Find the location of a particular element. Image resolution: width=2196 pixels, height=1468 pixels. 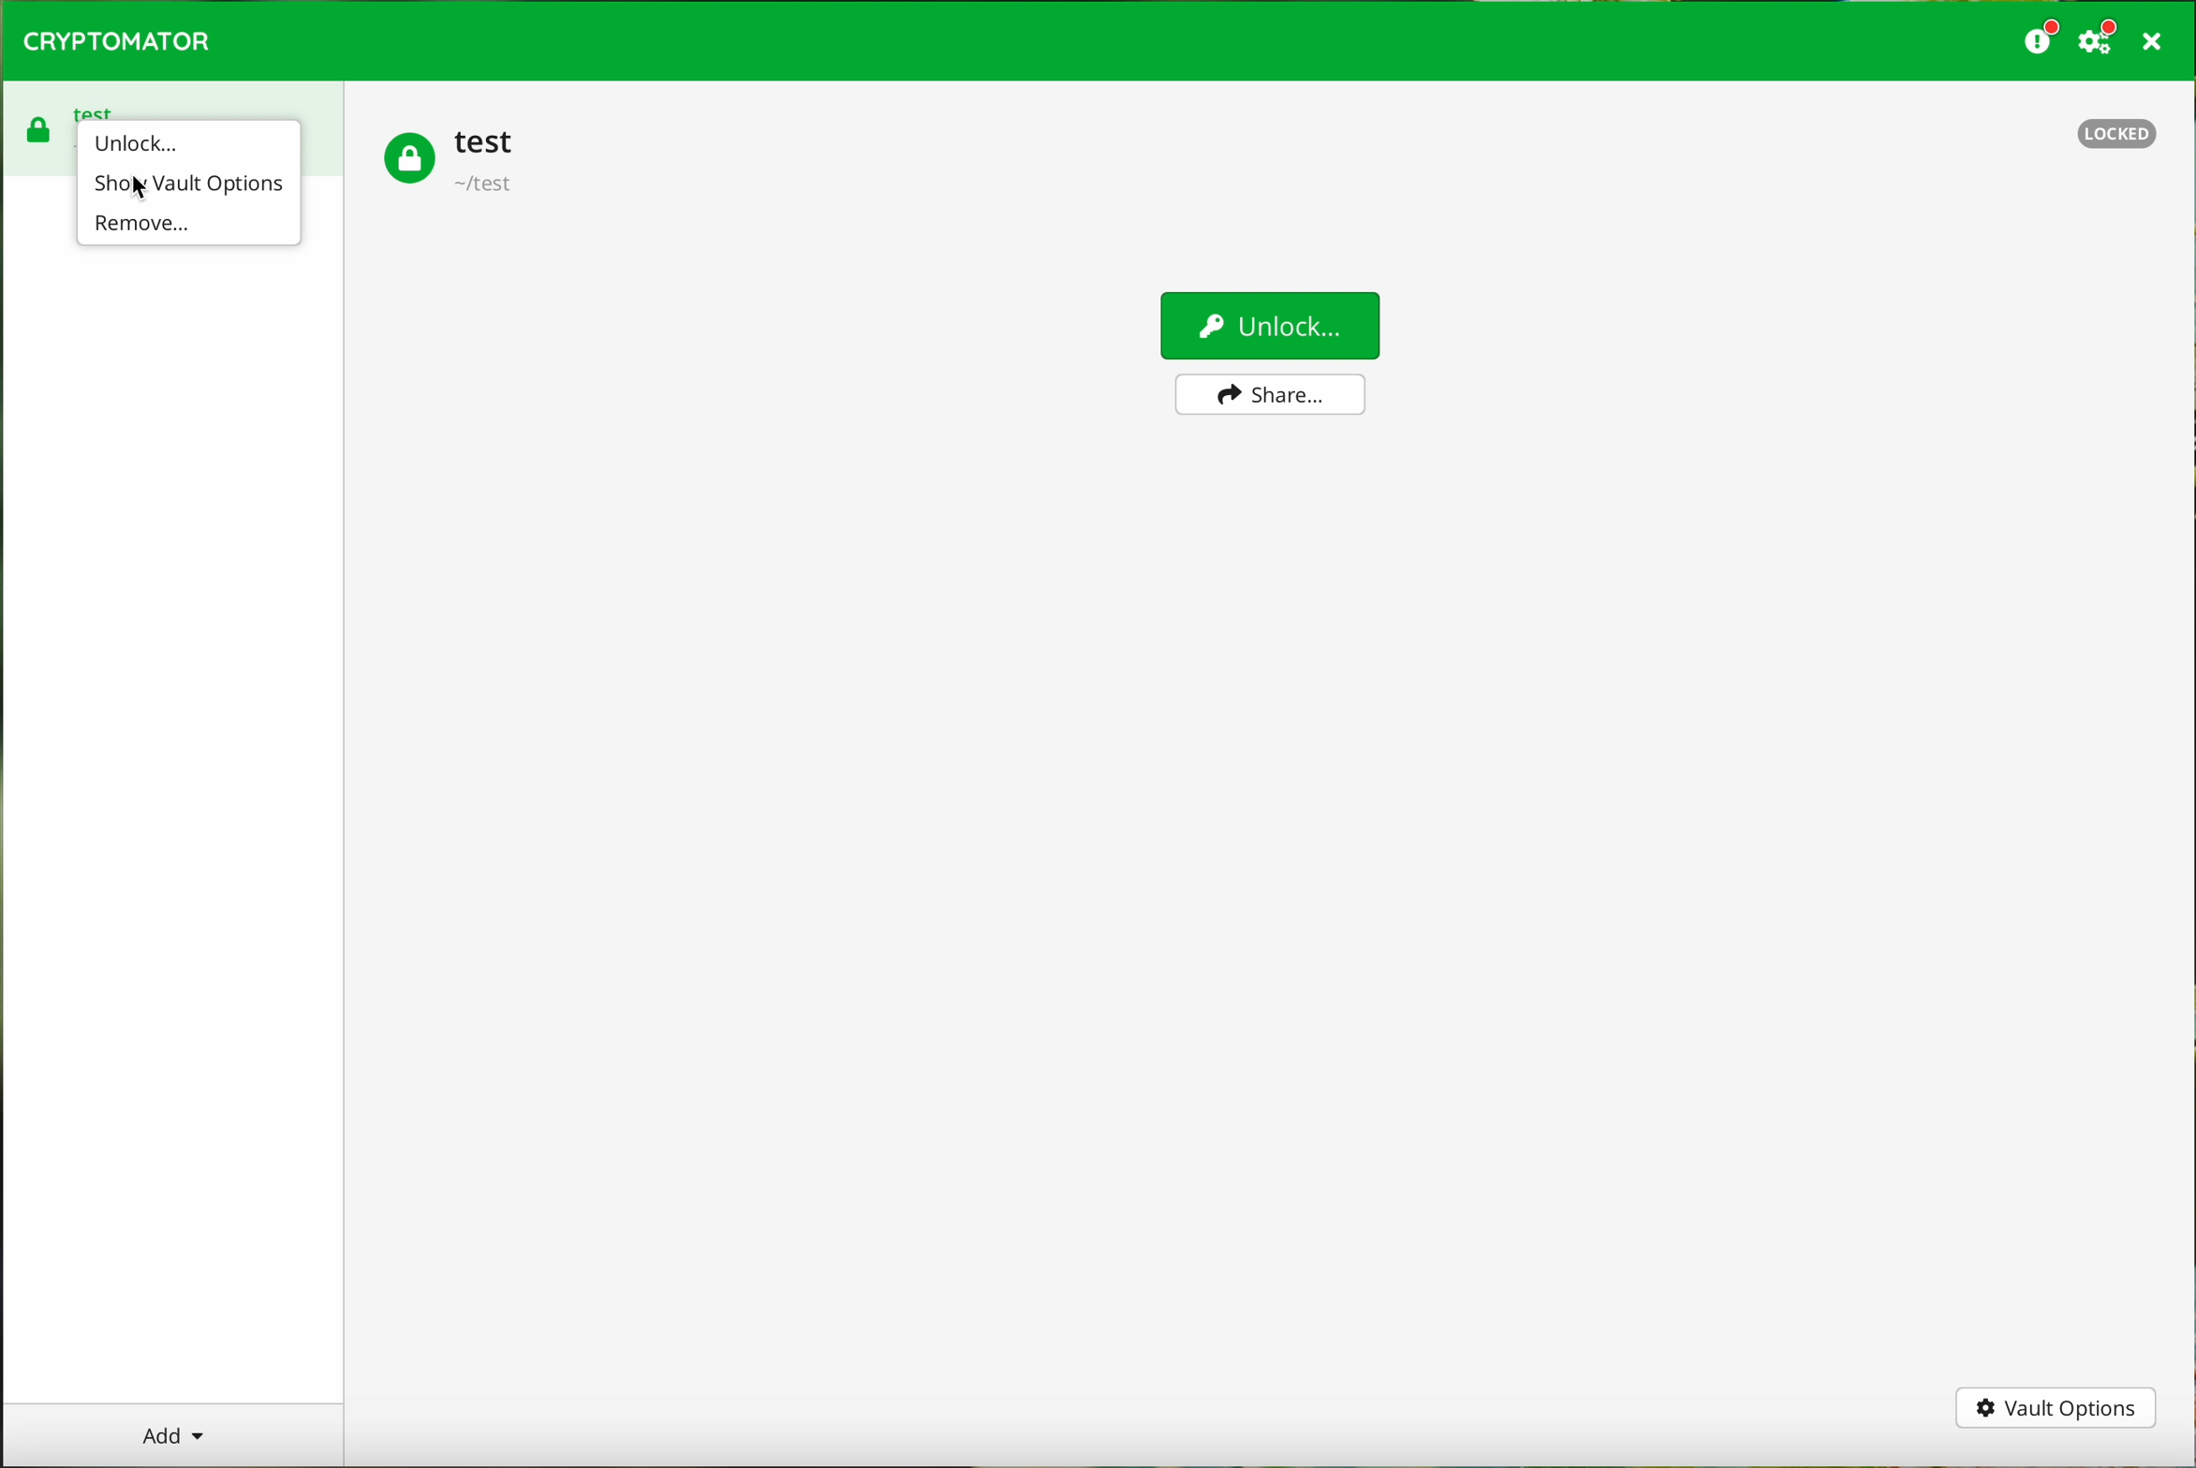

test vault is located at coordinates (455, 162).